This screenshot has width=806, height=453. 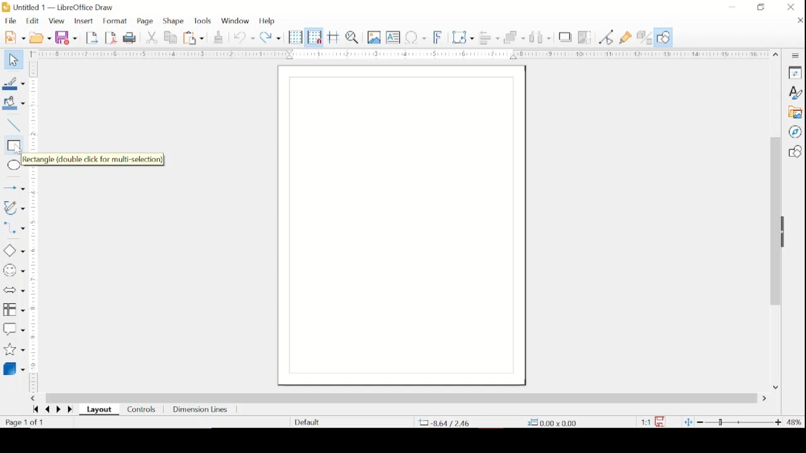 What do you see at coordinates (644, 38) in the screenshot?
I see `toggle extrusions` at bounding box center [644, 38].